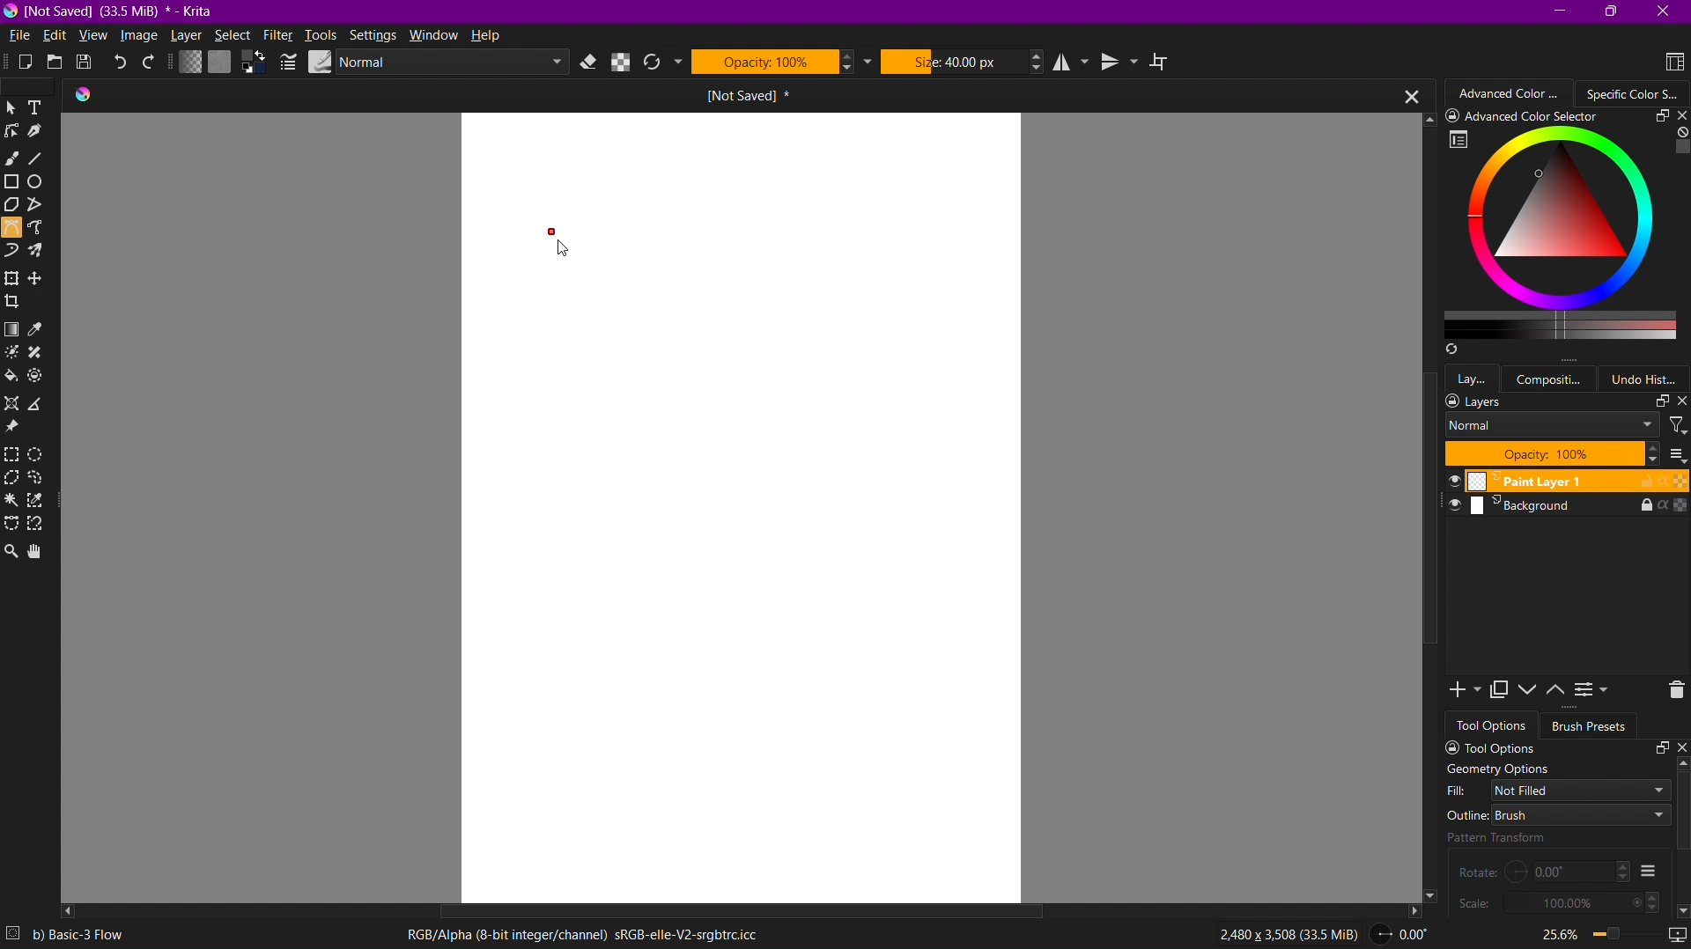  Describe the element at coordinates (11, 549) in the screenshot. I see `Zoom Tool` at that location.